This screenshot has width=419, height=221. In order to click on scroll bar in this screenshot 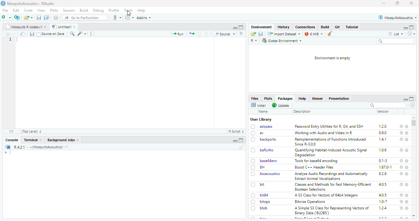, I will do `click(413, 123)`.